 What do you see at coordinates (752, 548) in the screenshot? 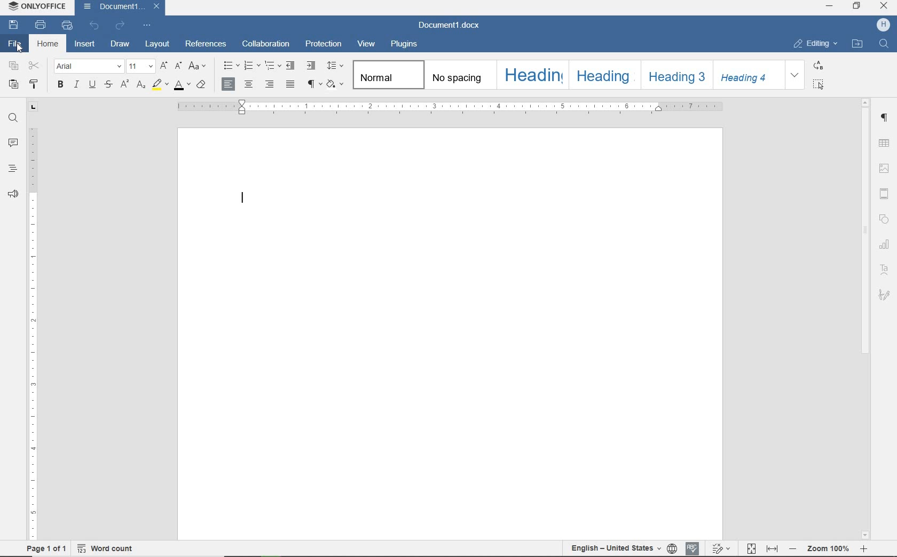
I see `fit to page` at bounding box center [752, 548].